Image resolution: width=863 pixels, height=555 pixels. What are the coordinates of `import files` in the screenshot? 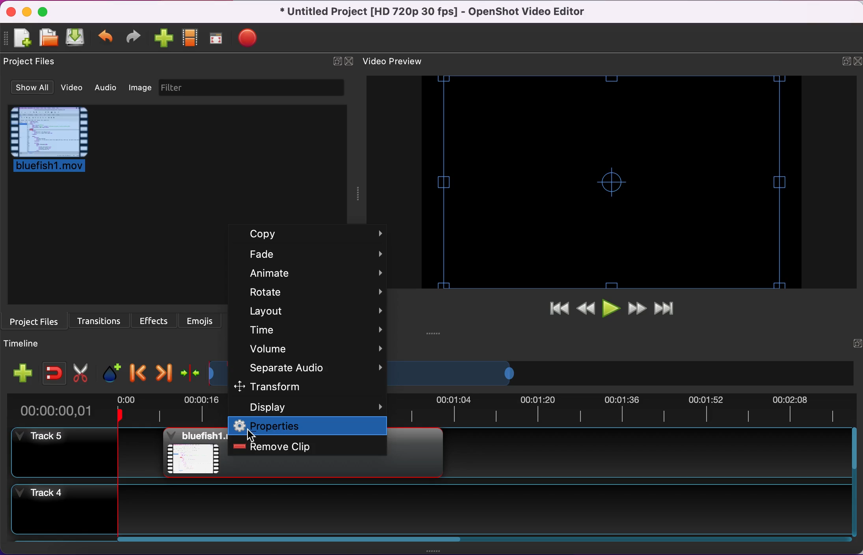 It's located at (163, 38).